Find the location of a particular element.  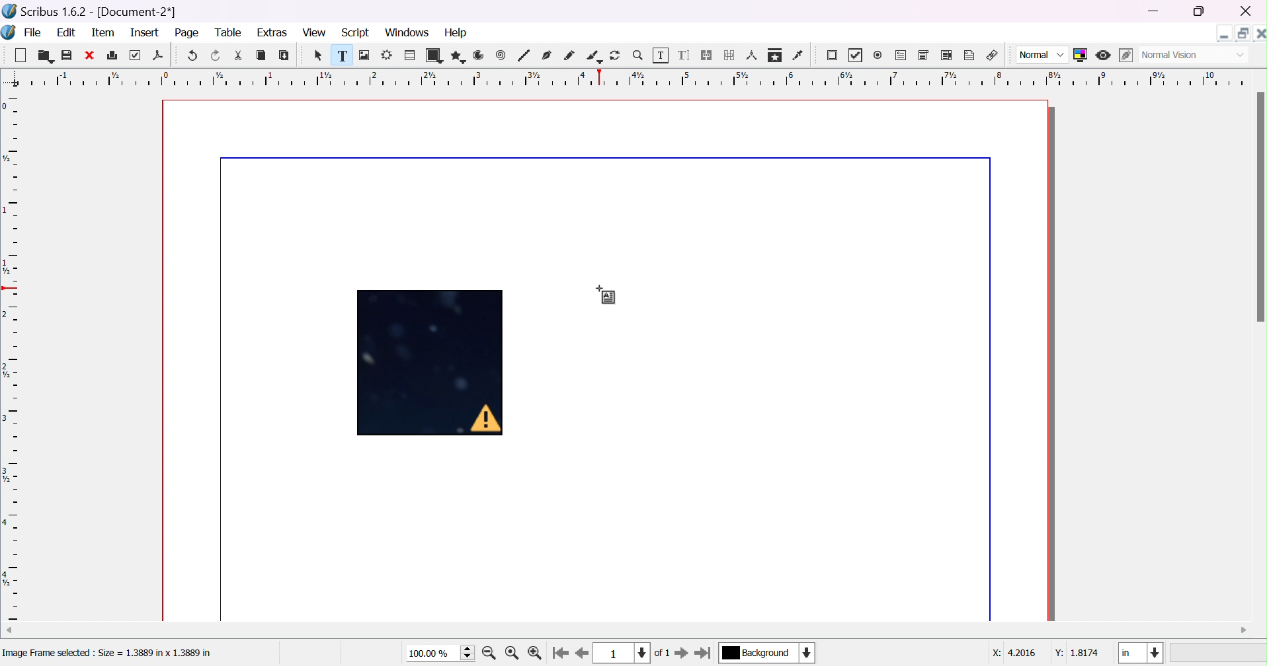

extras is located at coordinates (272, 32).